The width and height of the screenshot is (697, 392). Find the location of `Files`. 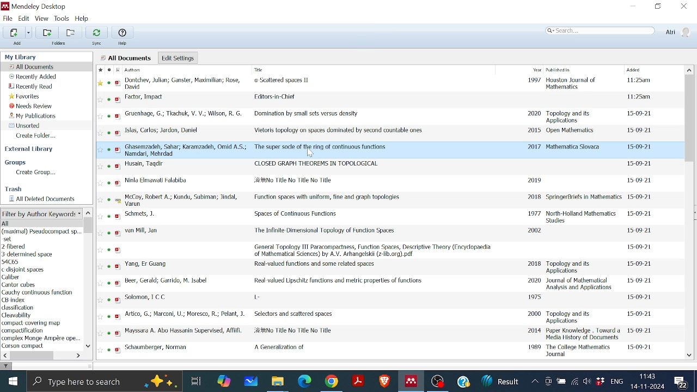

Files is located at coordinates (280, 382).